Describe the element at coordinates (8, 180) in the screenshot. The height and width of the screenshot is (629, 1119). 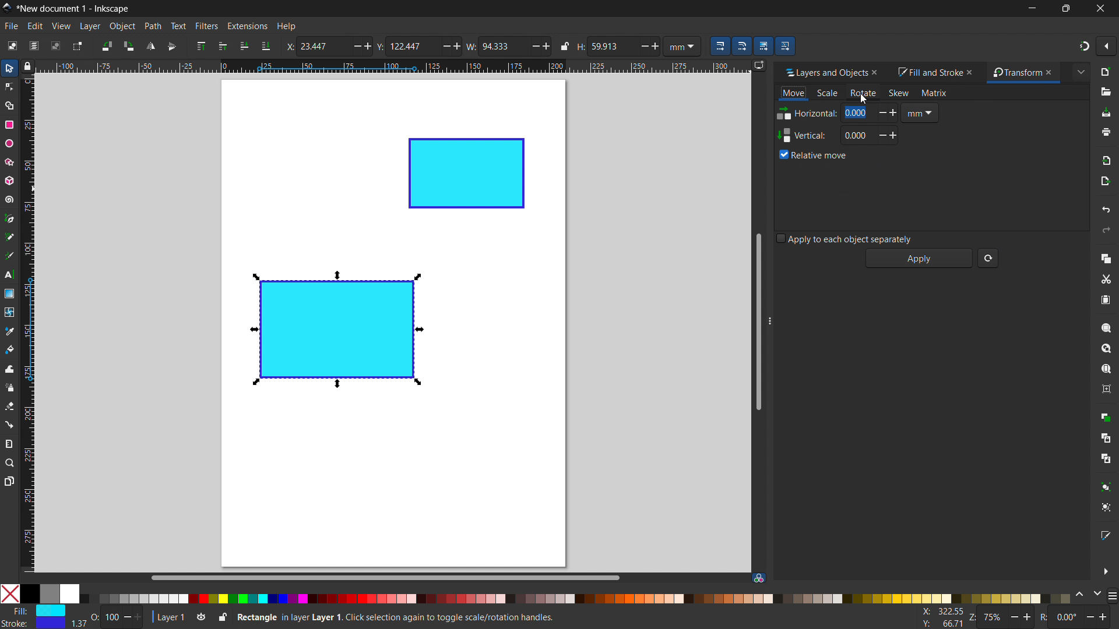
I see `3D box tool` at that location.